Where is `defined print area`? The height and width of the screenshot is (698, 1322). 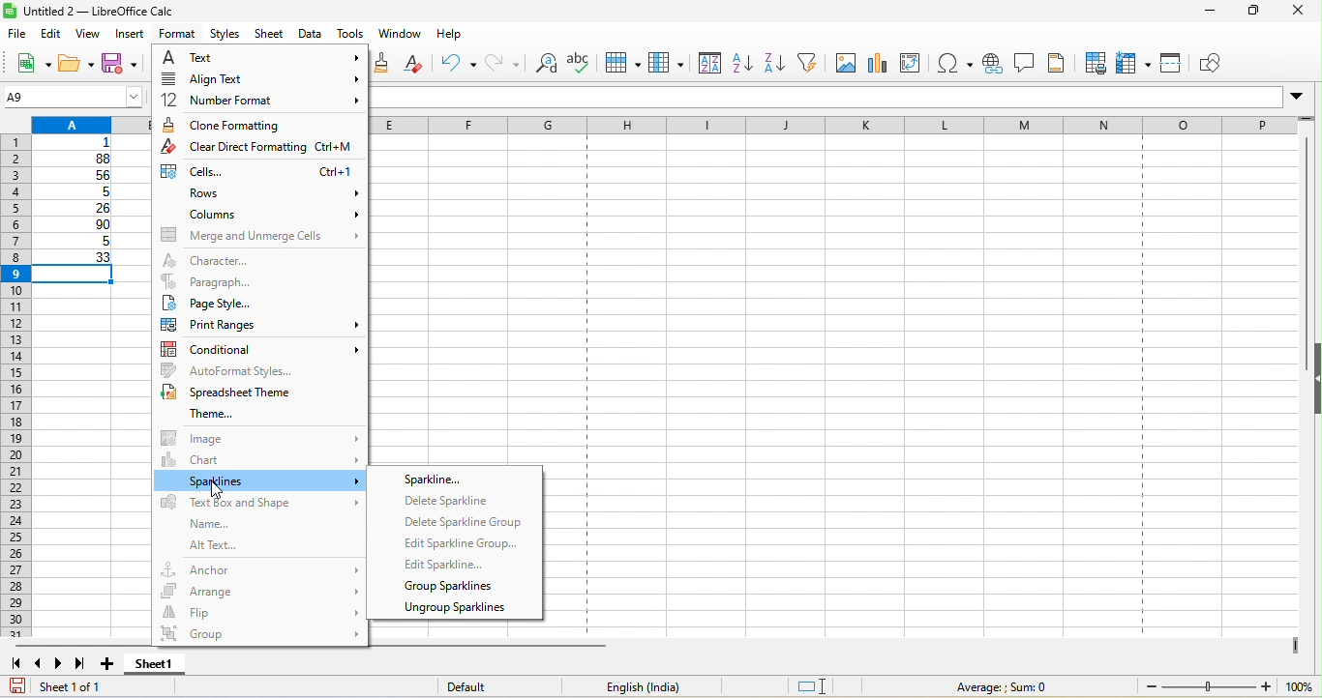 defined print area is located at coordinates (1094, 63).